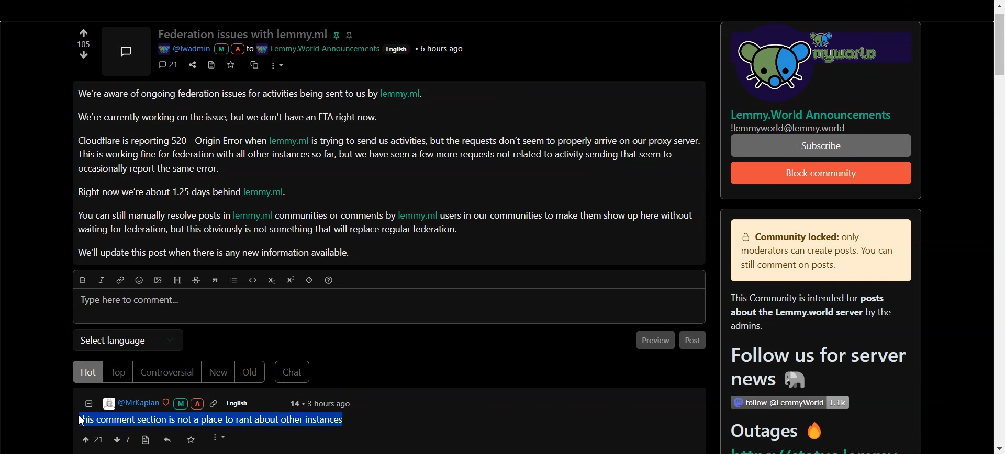 Image resolution: width=1005 pixels, height=454 pixels. Describe the element at coordinates (419, 215) in the screenshot. I see `lemmy.ml` at that location.